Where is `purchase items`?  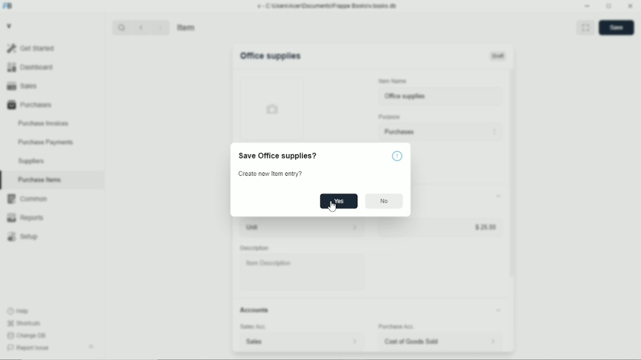 purchase items is located at coordinates (39, 180).